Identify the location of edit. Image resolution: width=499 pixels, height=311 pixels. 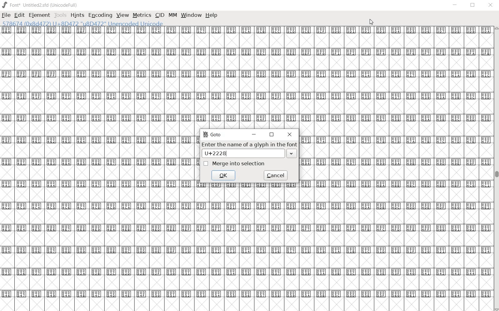
(20, 15).